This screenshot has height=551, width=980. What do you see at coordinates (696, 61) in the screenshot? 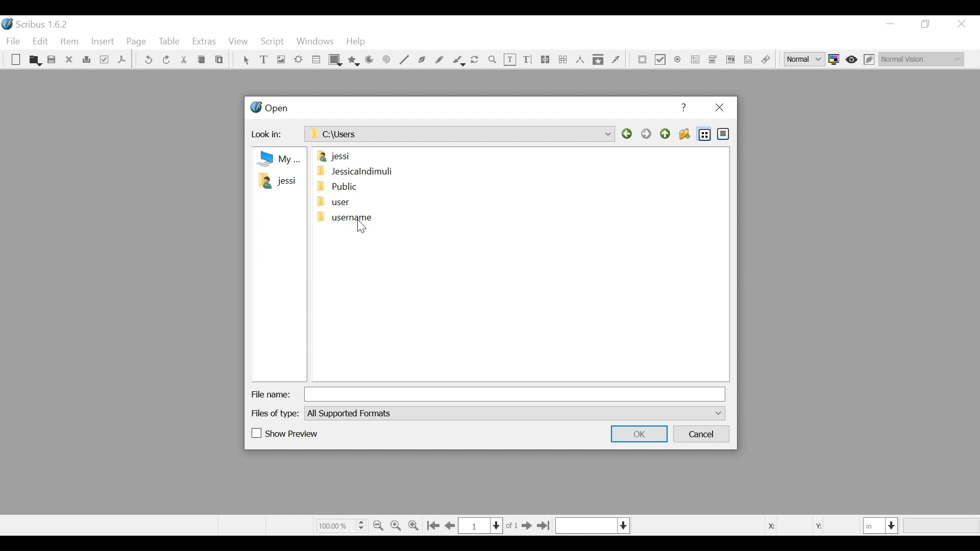
I see `PDF Combo Box` at bounding box center [696, 61].